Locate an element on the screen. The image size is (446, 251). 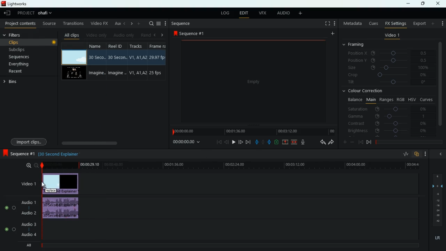
beggining is located at coordinates (360, 142).